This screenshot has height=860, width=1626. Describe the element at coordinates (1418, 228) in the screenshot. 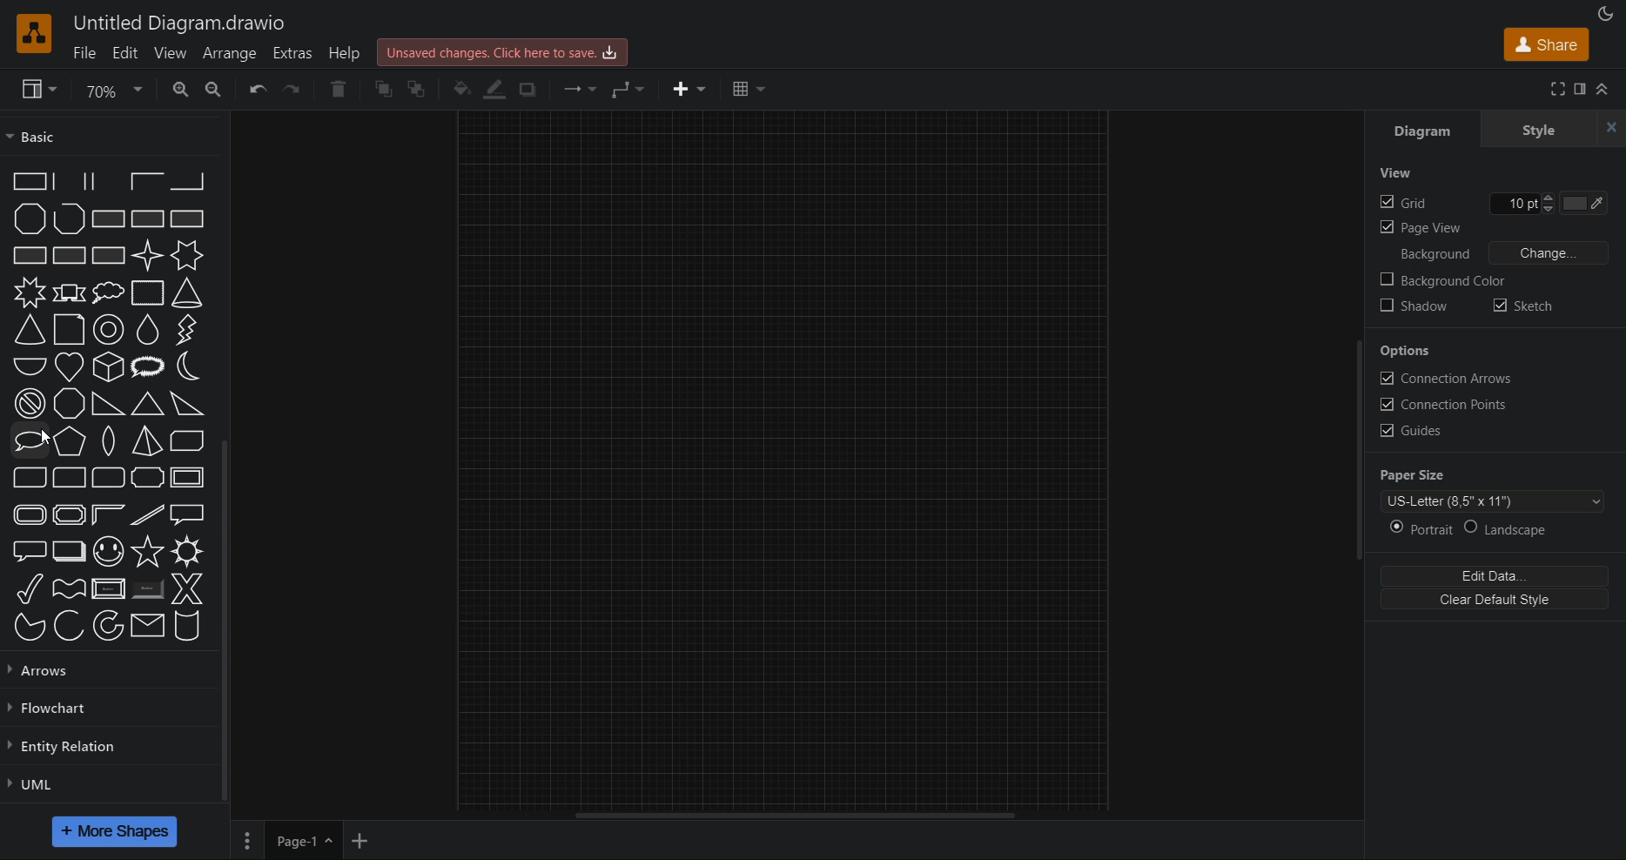

I see `Page View` at that location.